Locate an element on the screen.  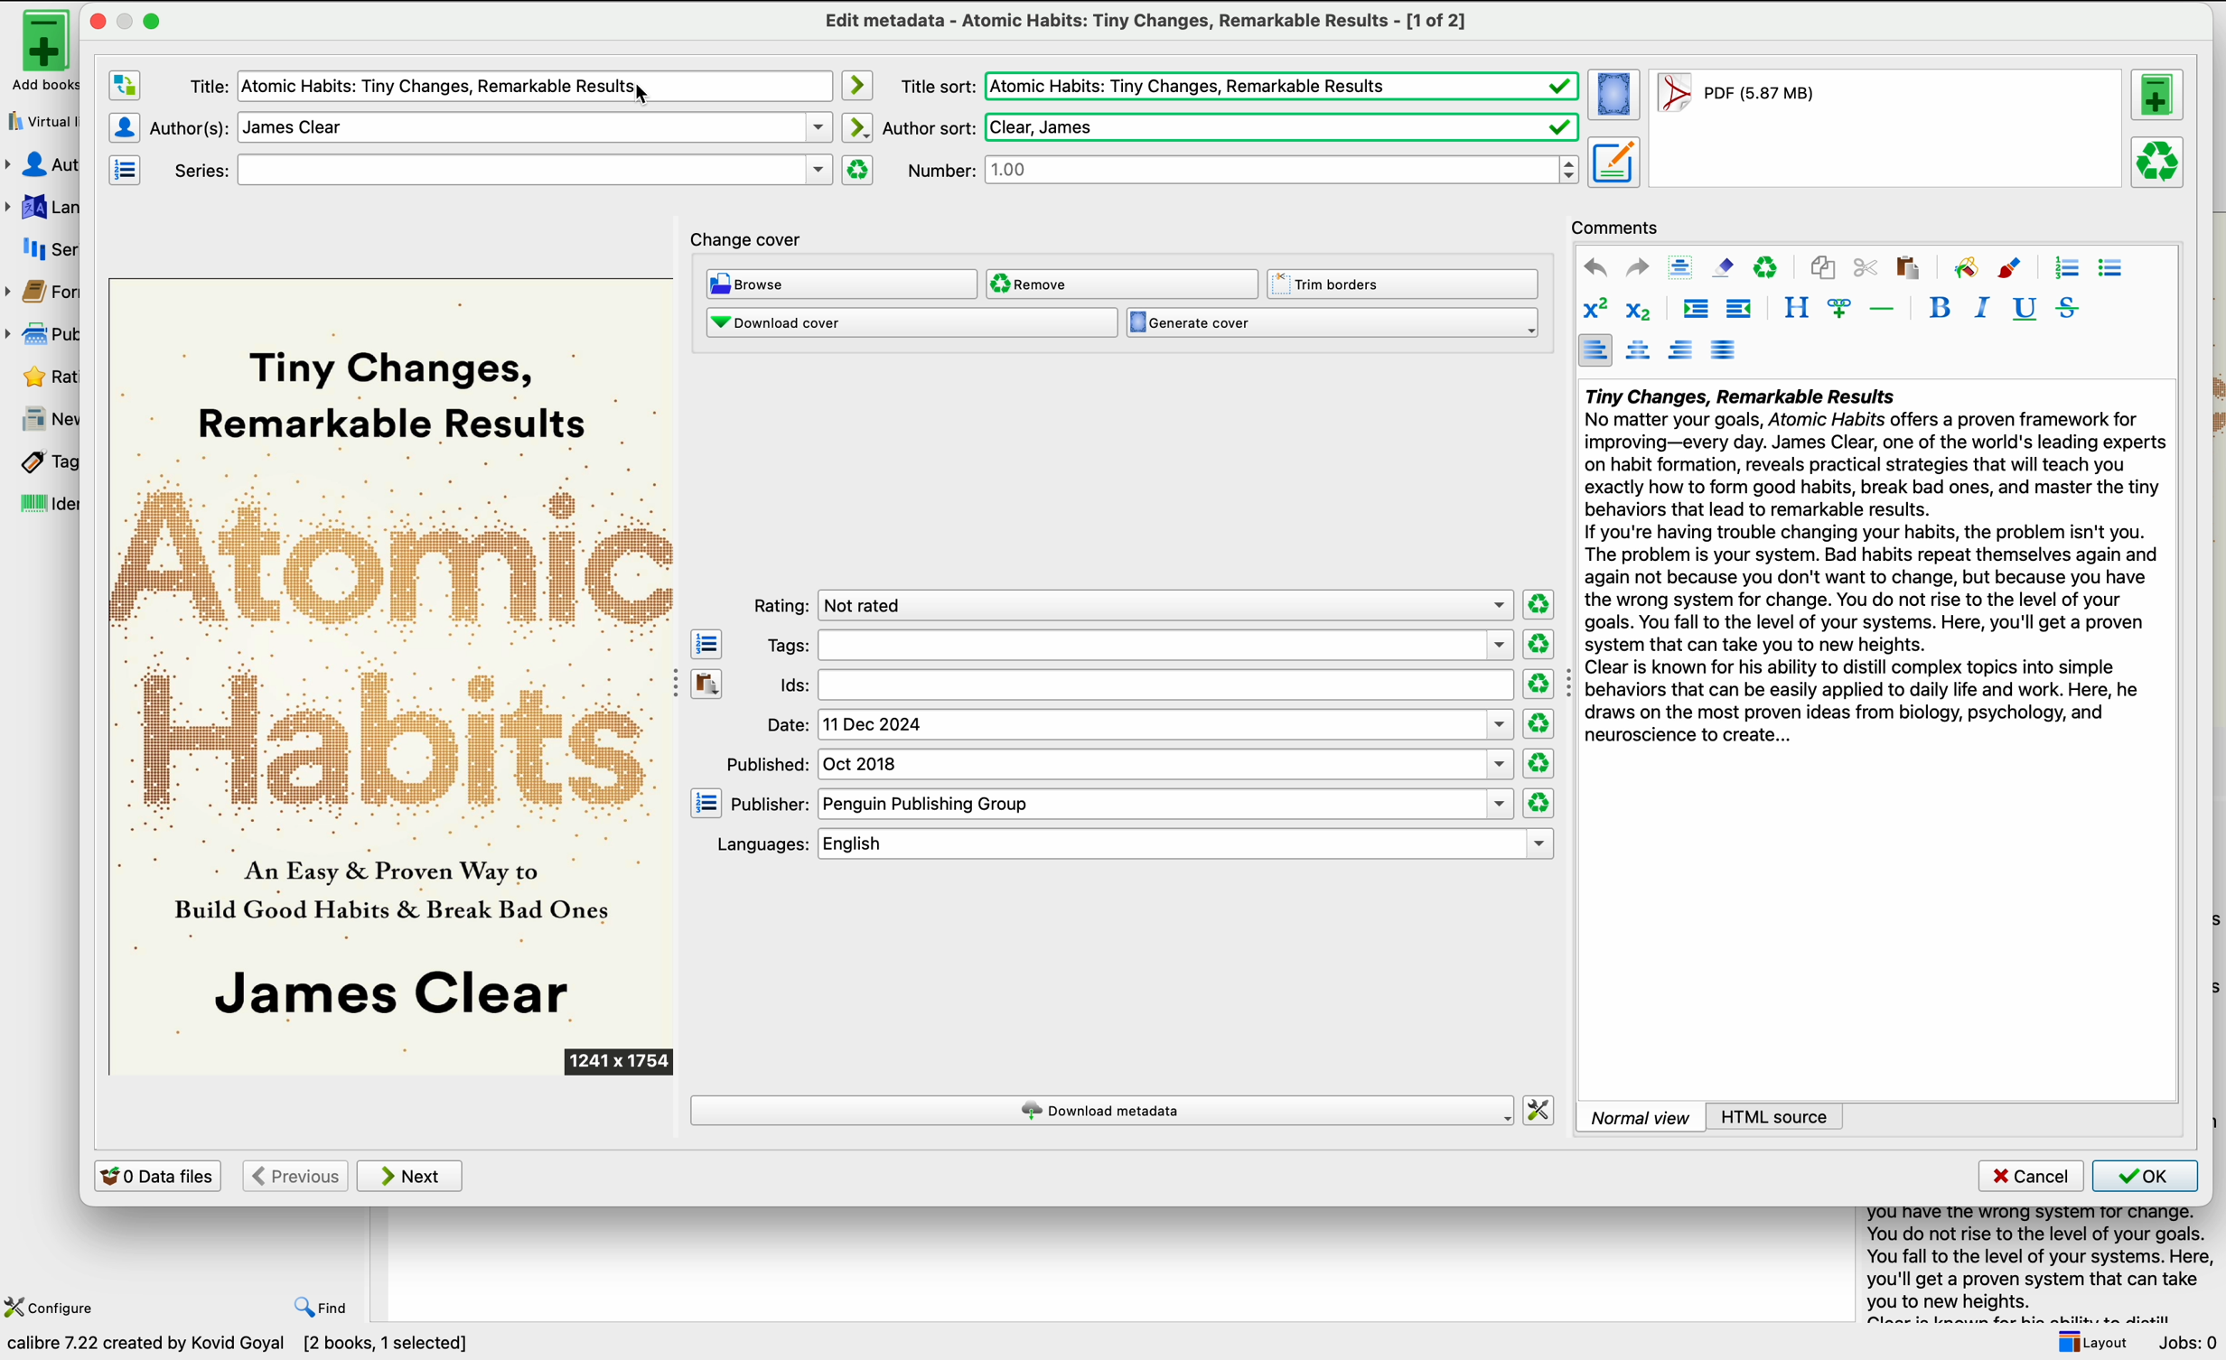
format book is located at coordinates (1735, 98).